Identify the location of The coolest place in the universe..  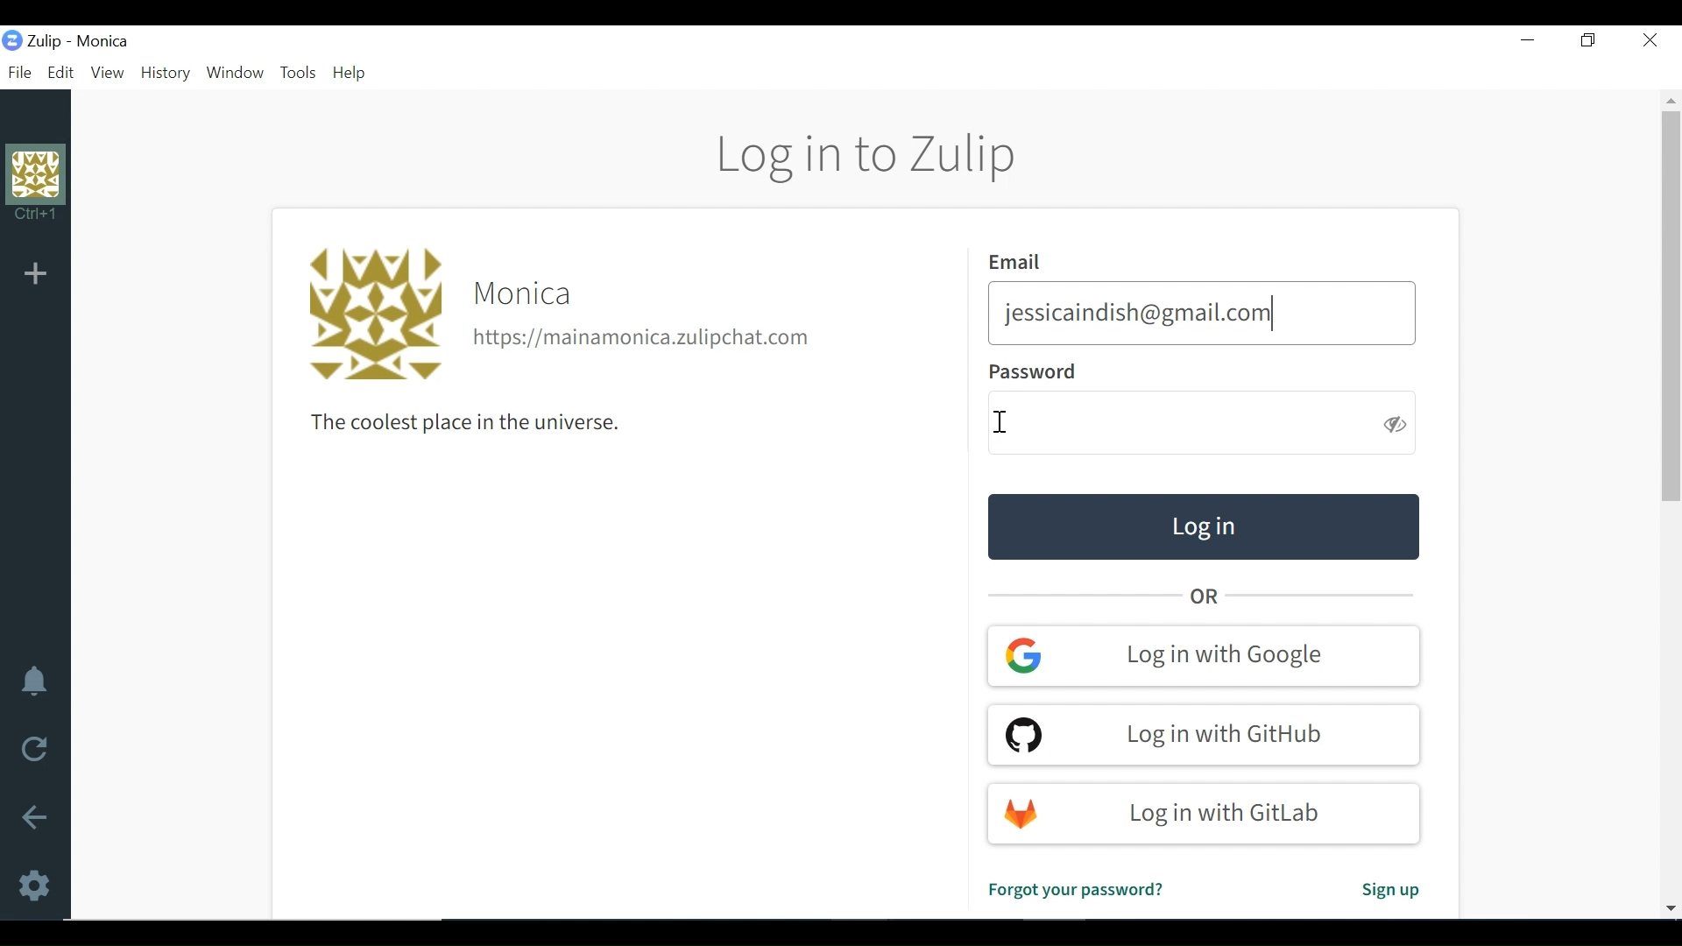
(455, 423).